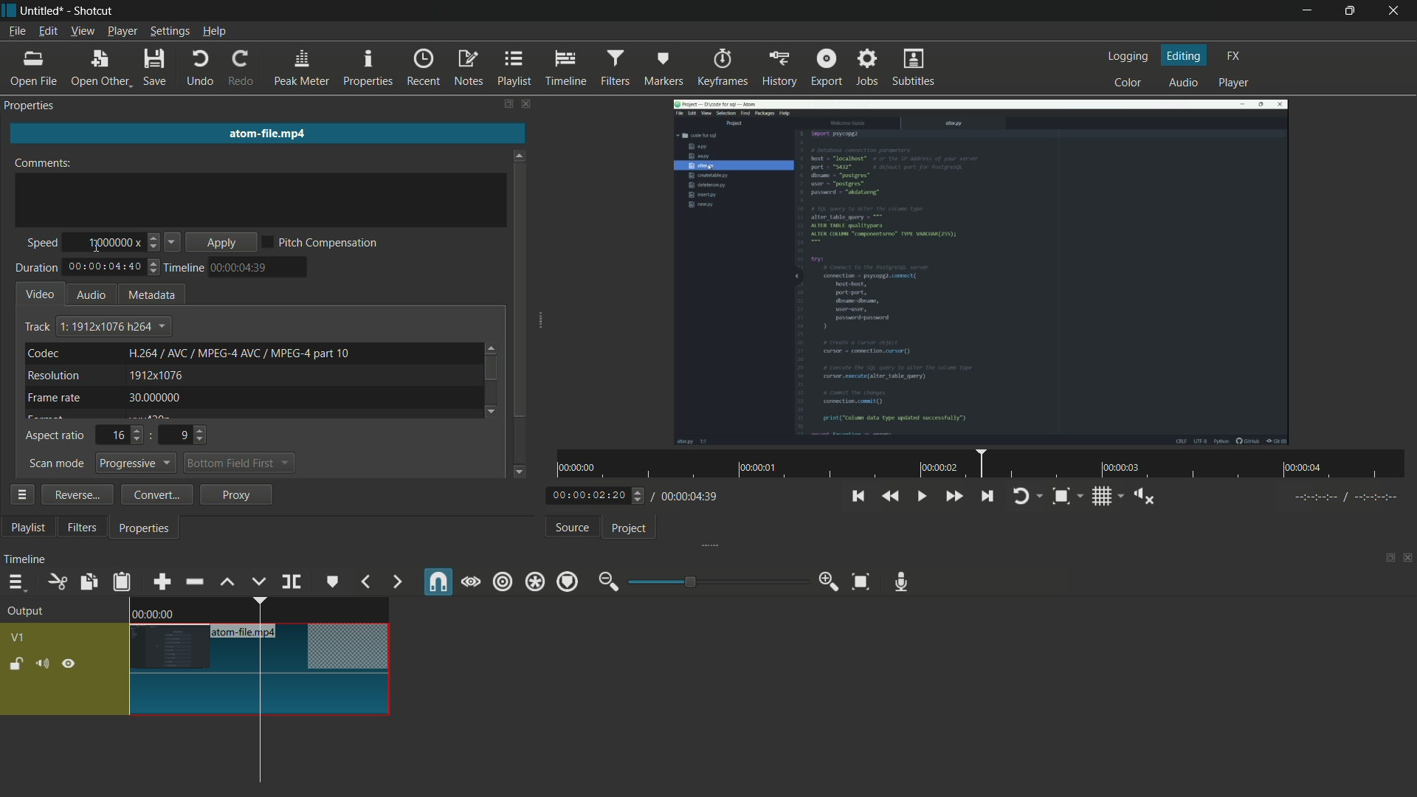 This screenshot has height=797, width=1417. Describe the element at coordinates (920, 497) in the screenshot. I see `toggle play or pause` at that location.